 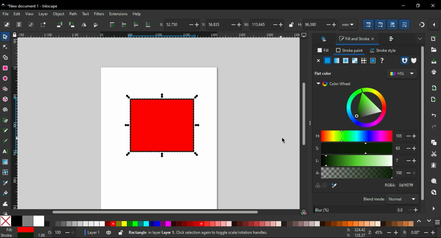 What do you see at coordinates (60, 14) in the screenshot?
I see `object` at bounding box center [60, 14].